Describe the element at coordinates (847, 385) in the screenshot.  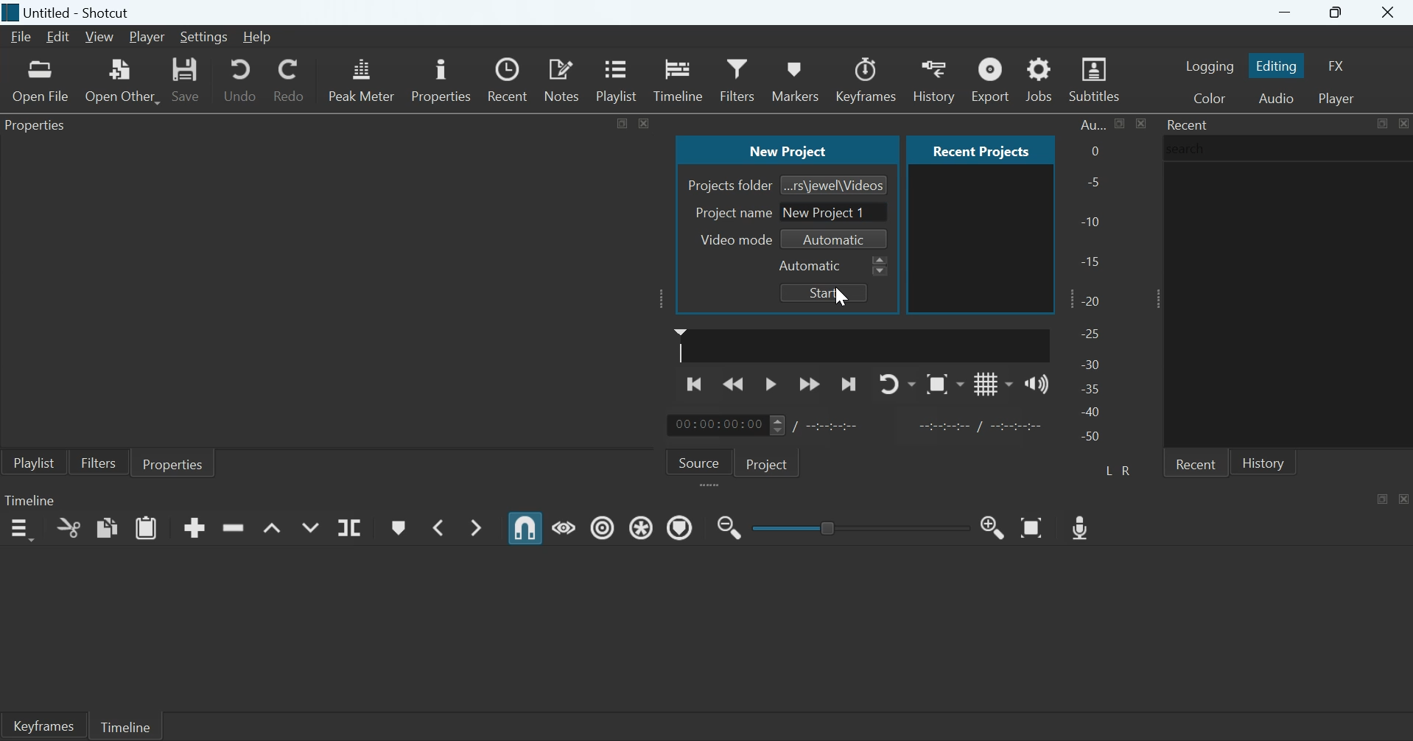
I see `Skip to the next point` at that location.